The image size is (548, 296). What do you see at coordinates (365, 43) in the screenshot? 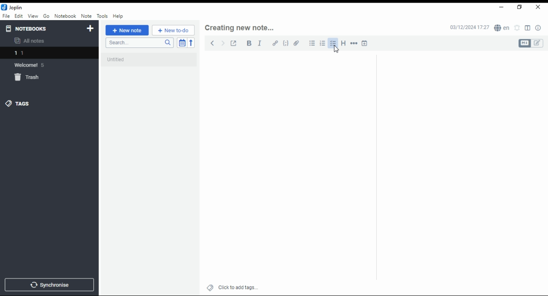
I see `insert time` at bounding box center [365, 43].